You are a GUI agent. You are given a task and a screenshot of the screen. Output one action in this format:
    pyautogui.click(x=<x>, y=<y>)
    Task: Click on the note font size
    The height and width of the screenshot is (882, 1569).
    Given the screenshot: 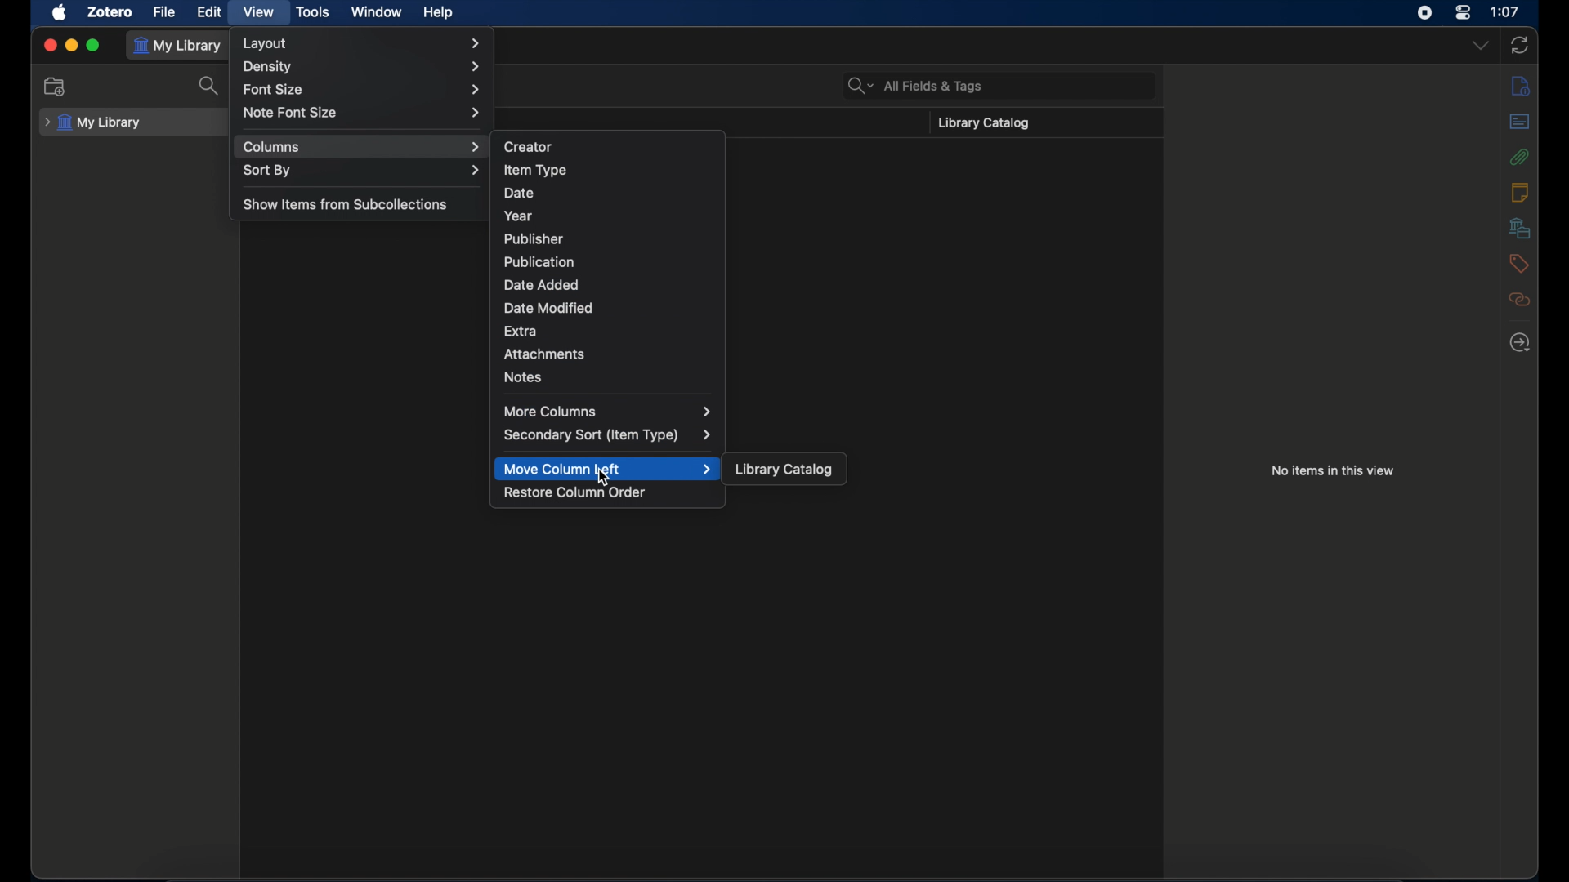 What is the action you would take?
    pyautogui.click(x=363, y=112)
    